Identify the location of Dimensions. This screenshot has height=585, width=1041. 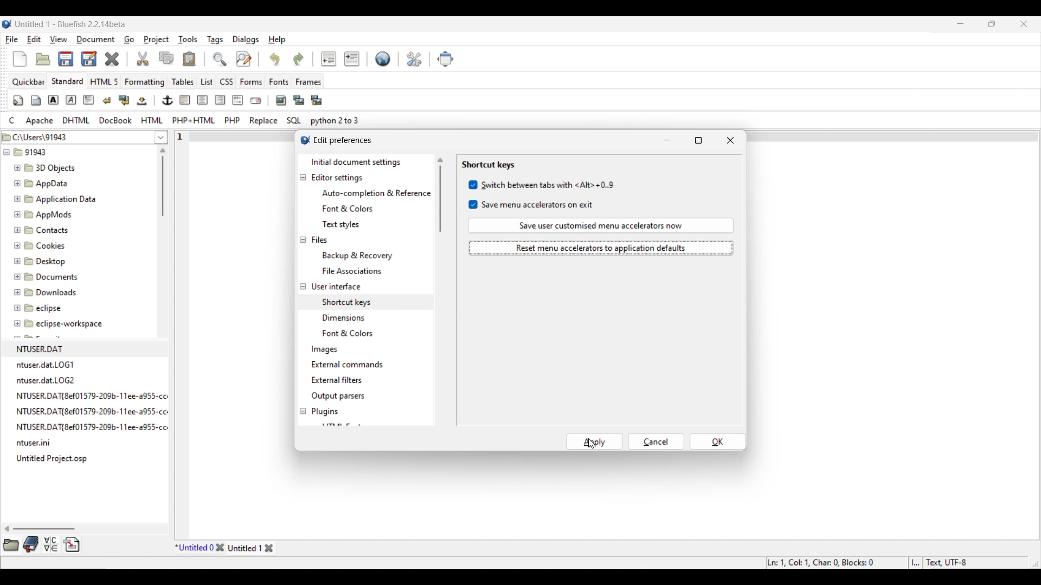
(346, 317).